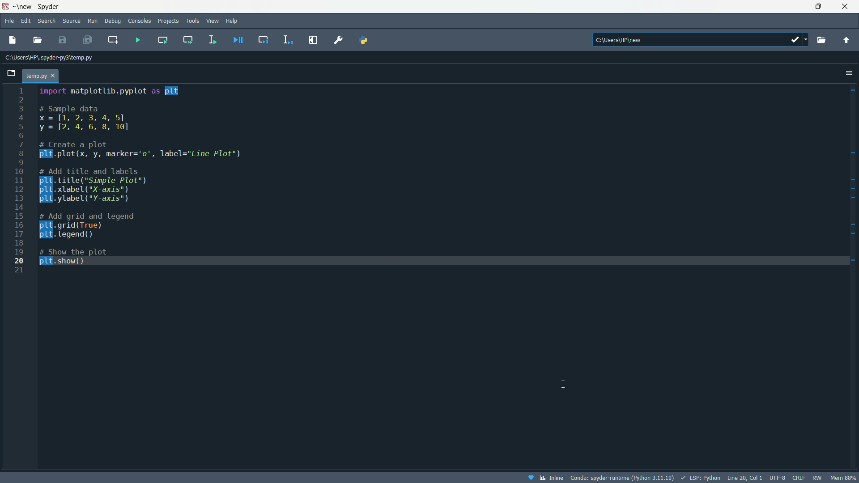 Image resolution: width=859 pixels, height=483 pixels. I want to click on python path manager, so click(363, 40).